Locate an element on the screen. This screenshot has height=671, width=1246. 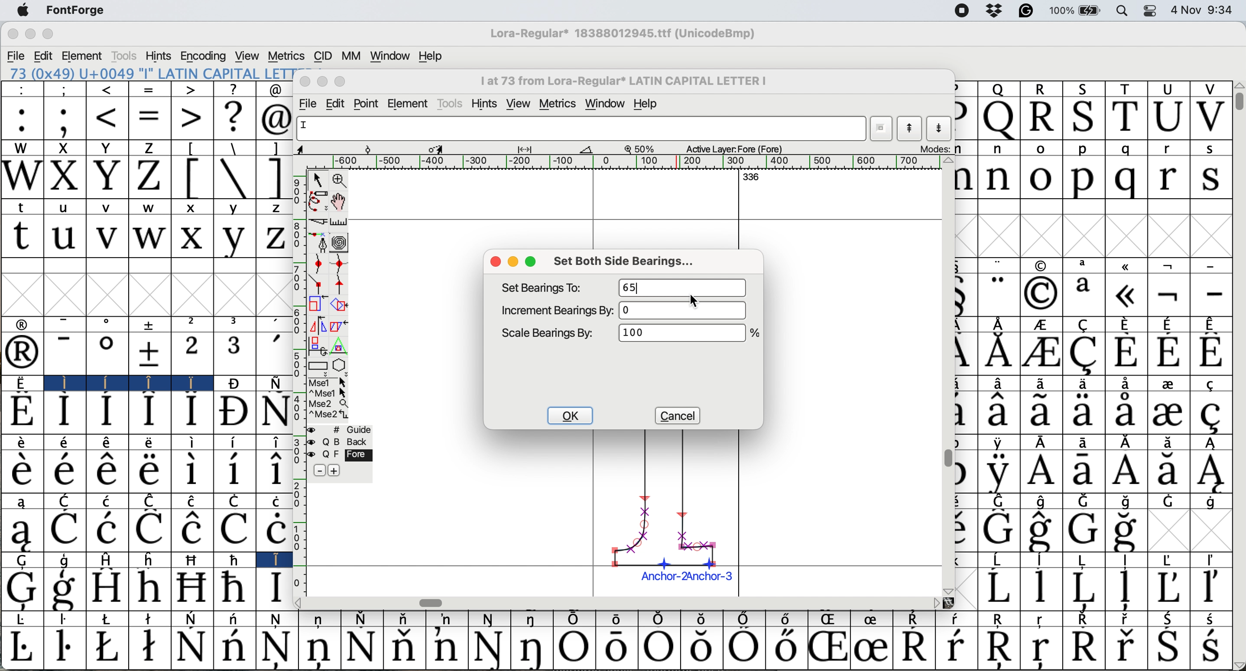
fore is located at coordinates (349, 455).